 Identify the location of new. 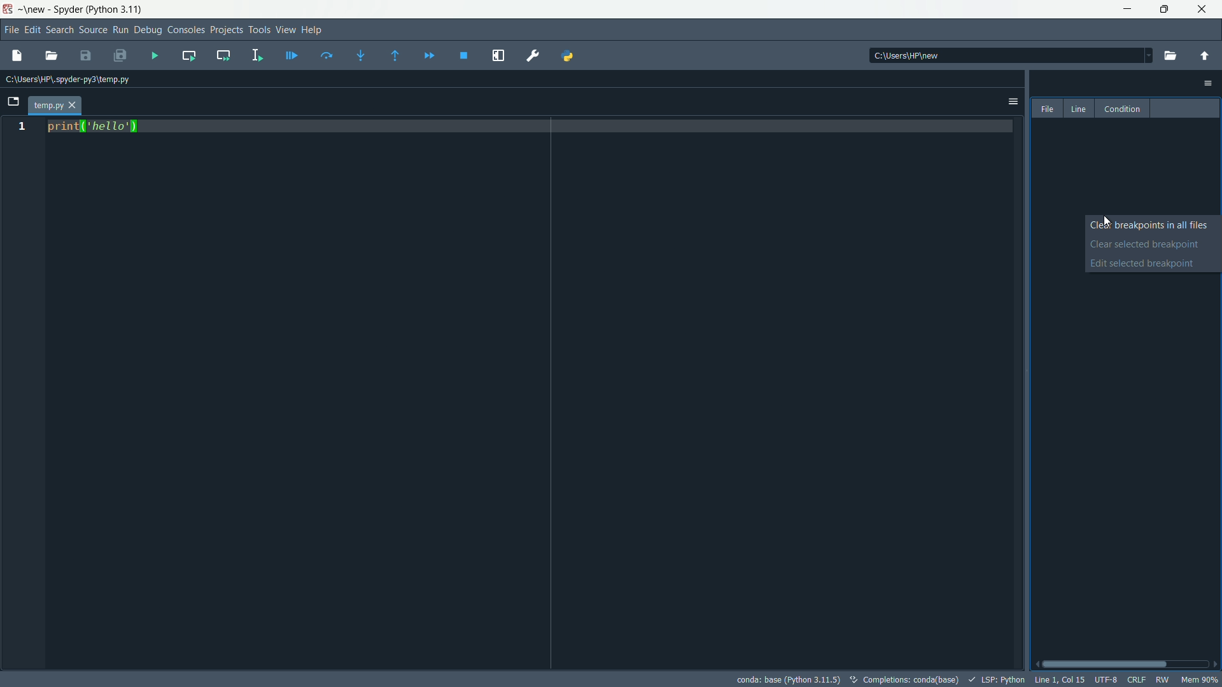
(34, 10).